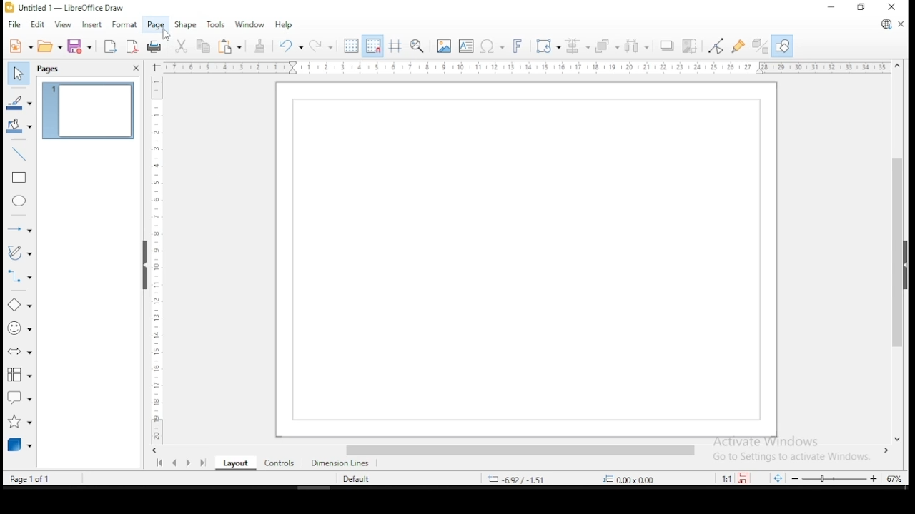 The image size is (915, 514). I want to click on align objects, so click(576, 48).